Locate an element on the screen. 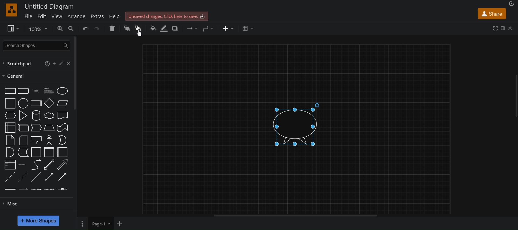  step  is located at coordinates (36, 127).